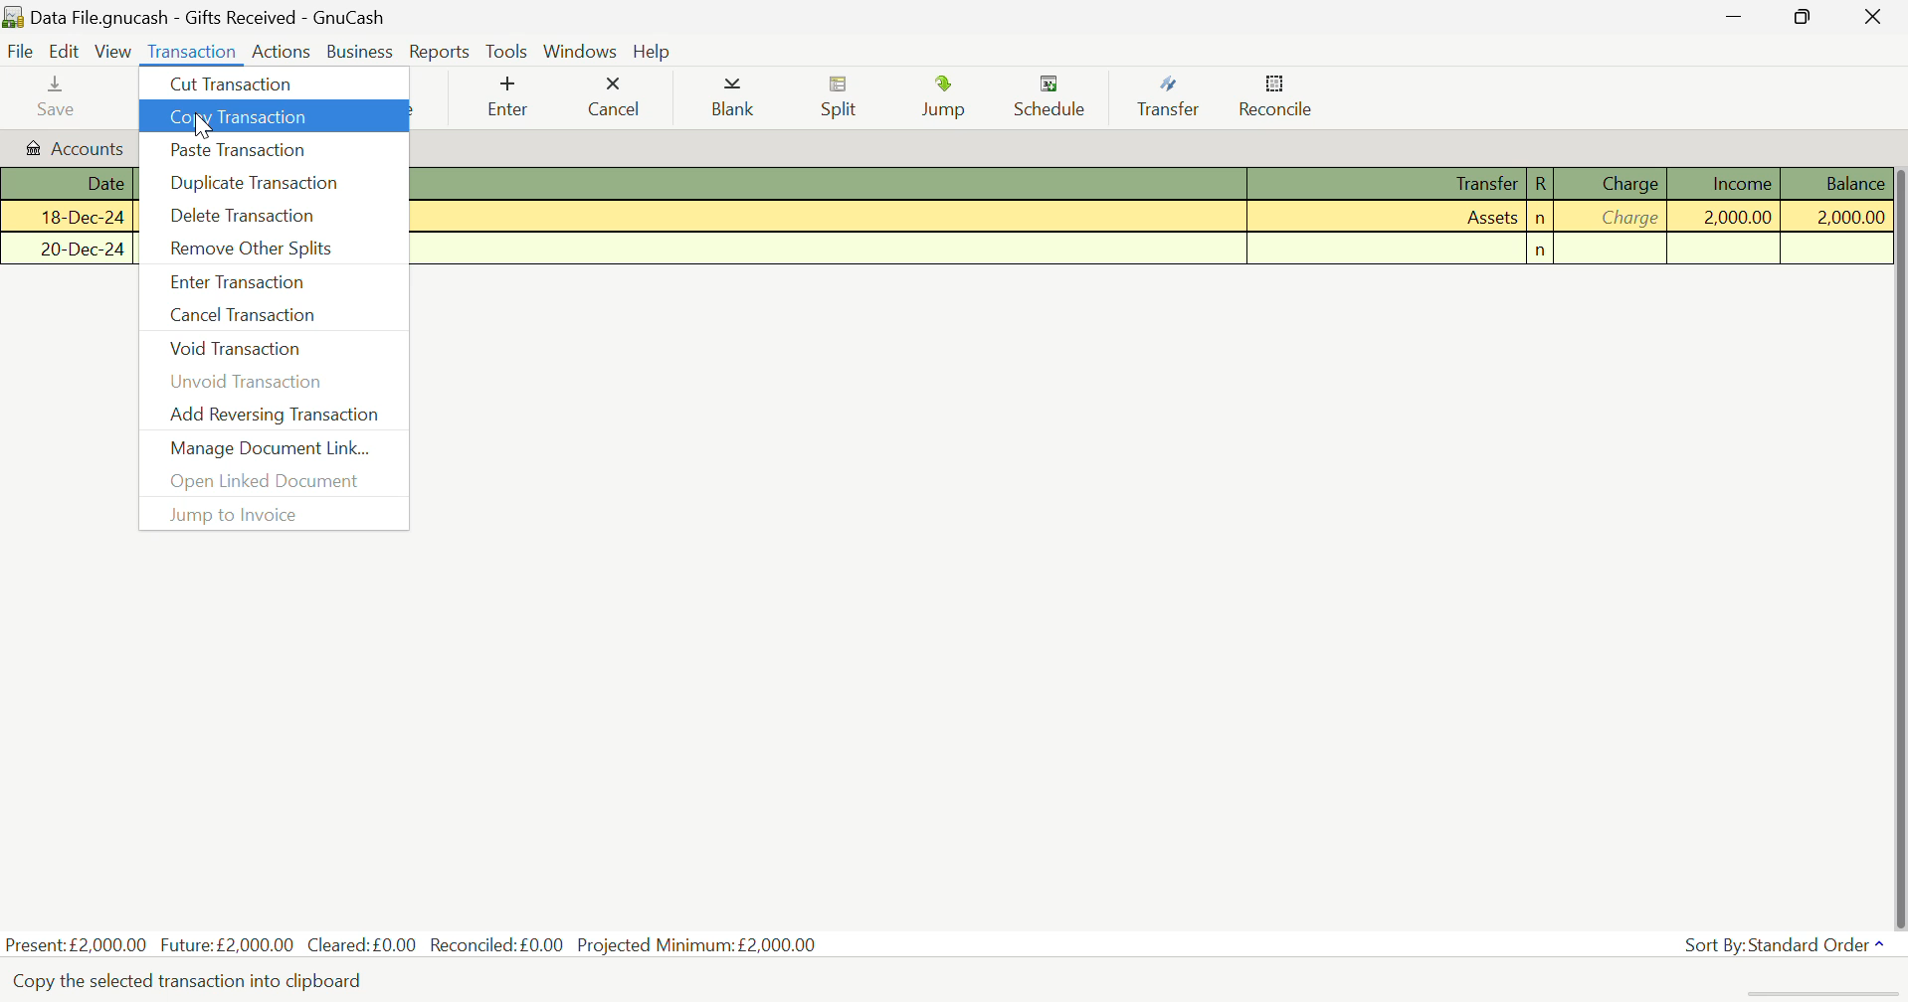  What do you see at coordinates (356, 50) in the screenshot?
I see `Business` at bounding box center [356, 50].